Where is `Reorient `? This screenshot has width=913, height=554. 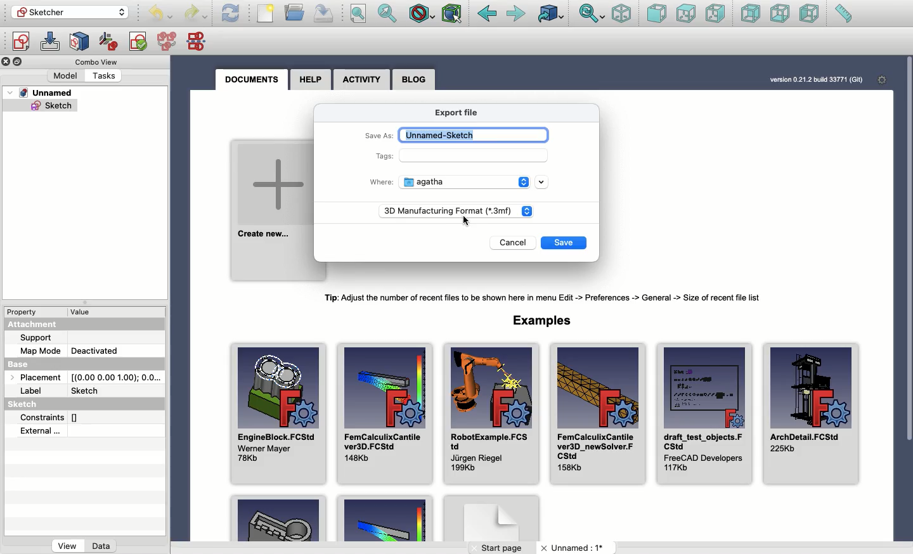
Reorient  is located at coordinates (108, 41).